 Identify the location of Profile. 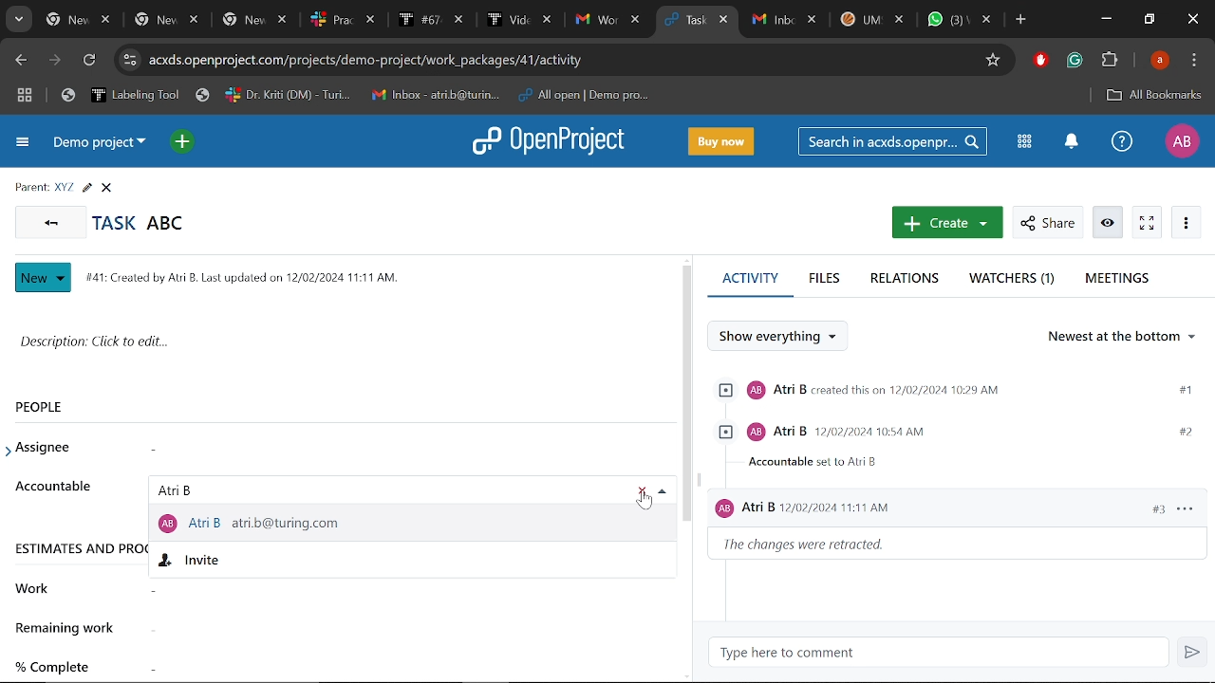
(1181, 140).